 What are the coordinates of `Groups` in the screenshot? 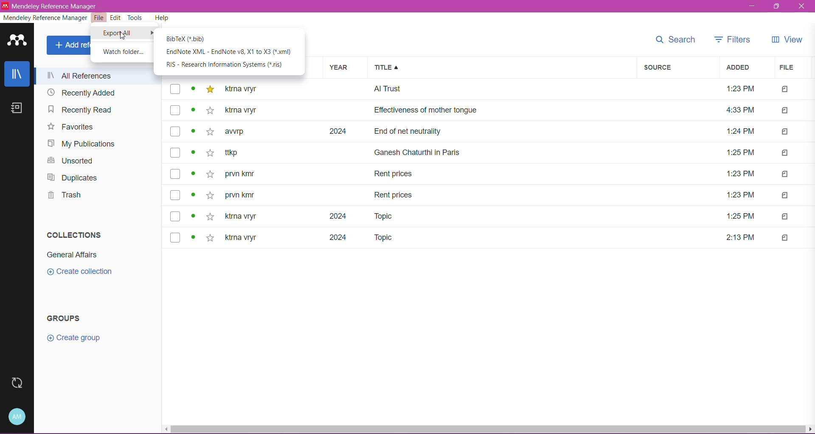 It's located at (62, 318).